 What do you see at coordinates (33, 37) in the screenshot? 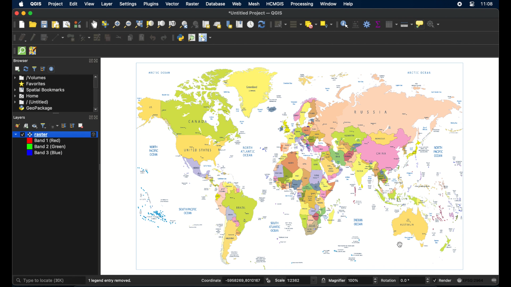
I see `toggle editing` at bounding box center [33, 37].